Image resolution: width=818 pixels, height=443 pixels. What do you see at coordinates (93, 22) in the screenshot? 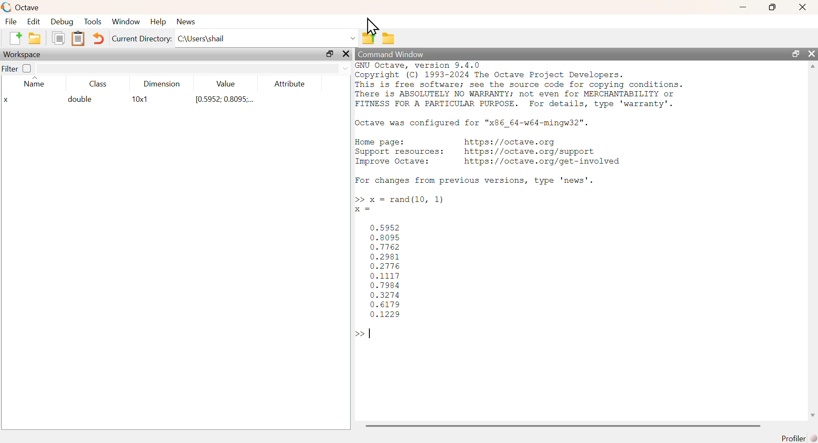
I see `tools` at bounding box center [93, 22].